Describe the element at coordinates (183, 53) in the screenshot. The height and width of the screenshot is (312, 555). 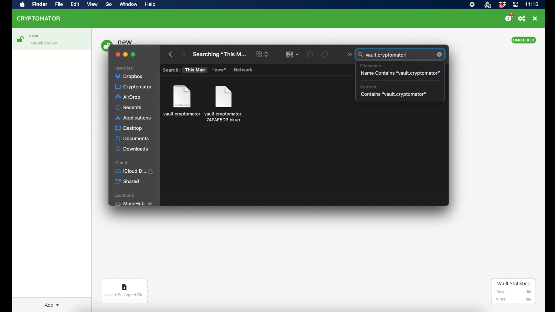
I see `next` at that location.